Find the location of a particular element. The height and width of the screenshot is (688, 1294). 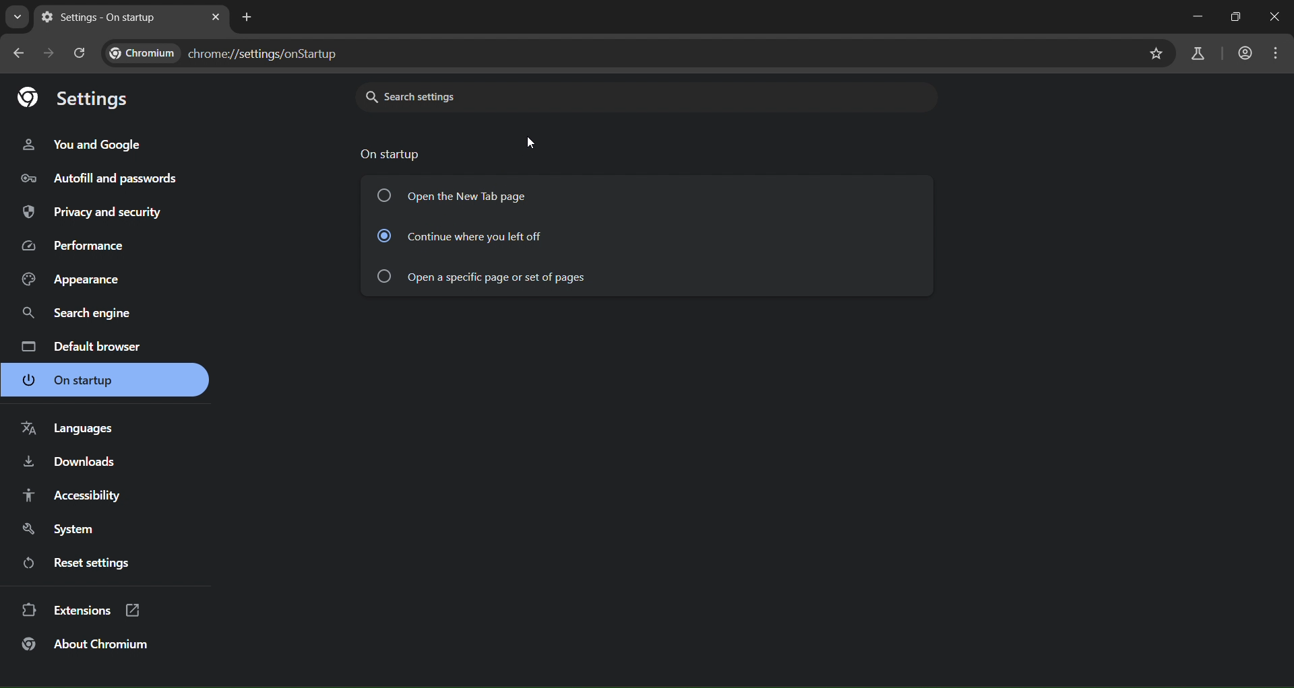

close is located at coordinates (1275, 18).